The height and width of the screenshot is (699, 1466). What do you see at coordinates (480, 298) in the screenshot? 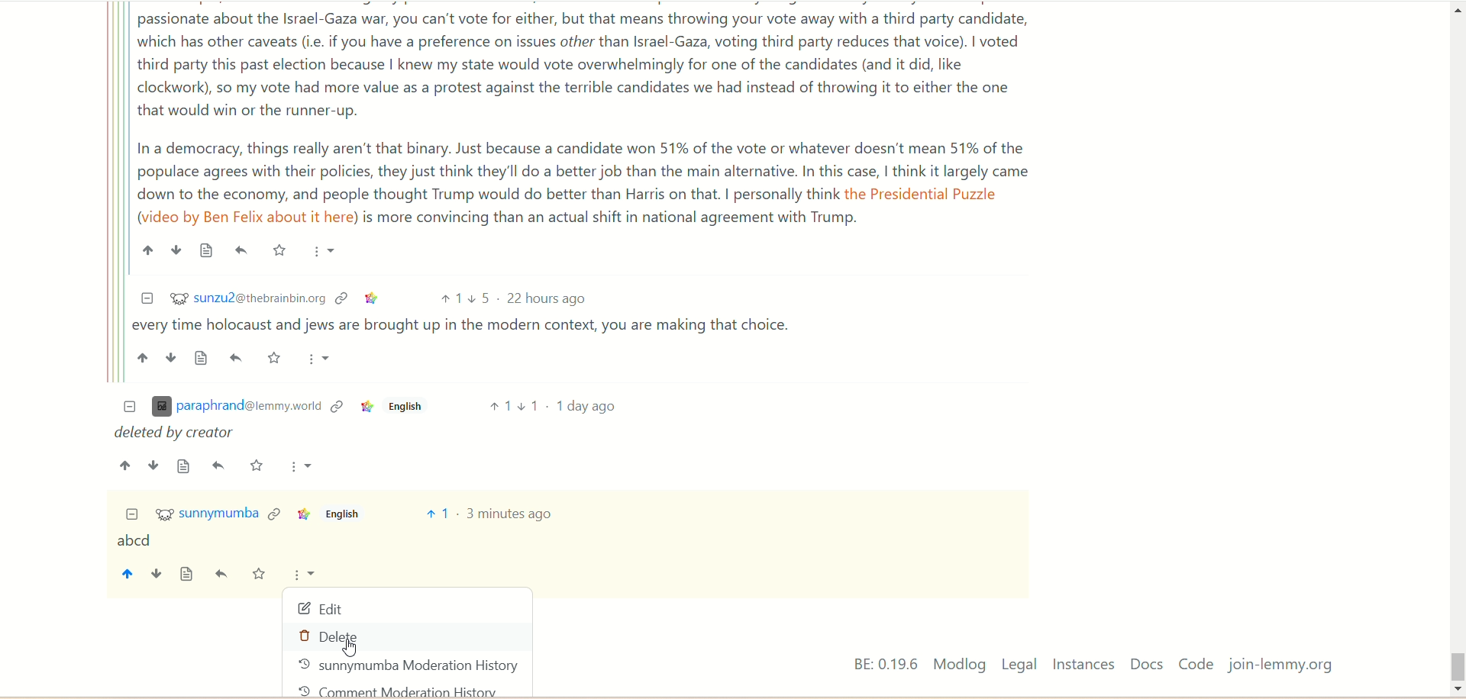
I see `Downvote 5` at bounding box center [480, 298].